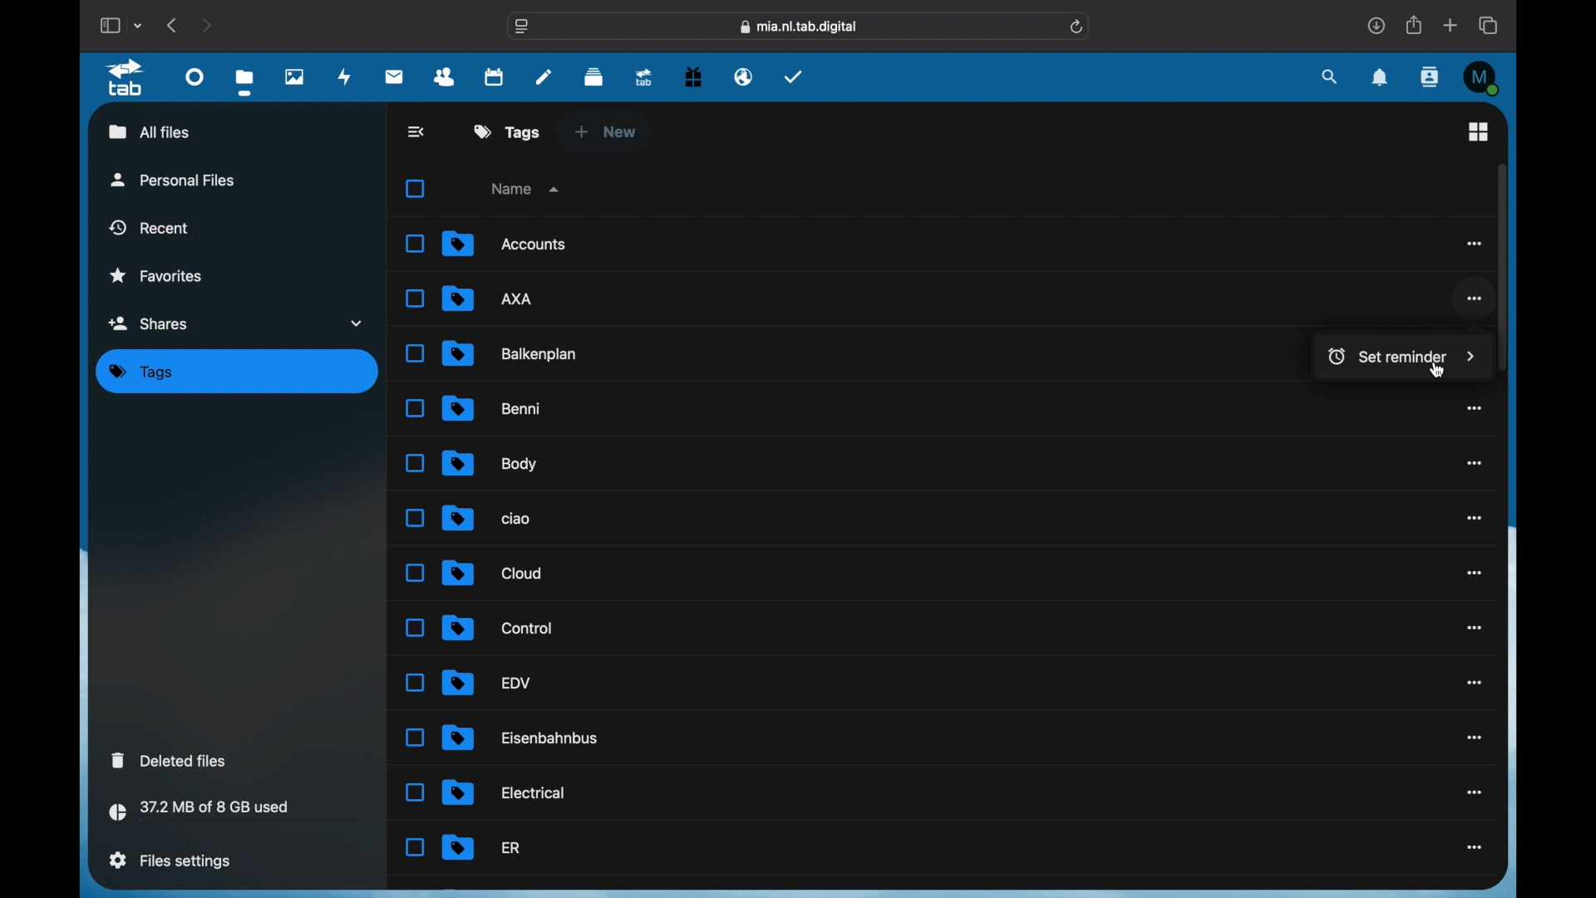 This screenshot has width=1596, height=898. Describe the element at coordinates (1475, 463) in the screenshot. I see `moreoptions` at that location.